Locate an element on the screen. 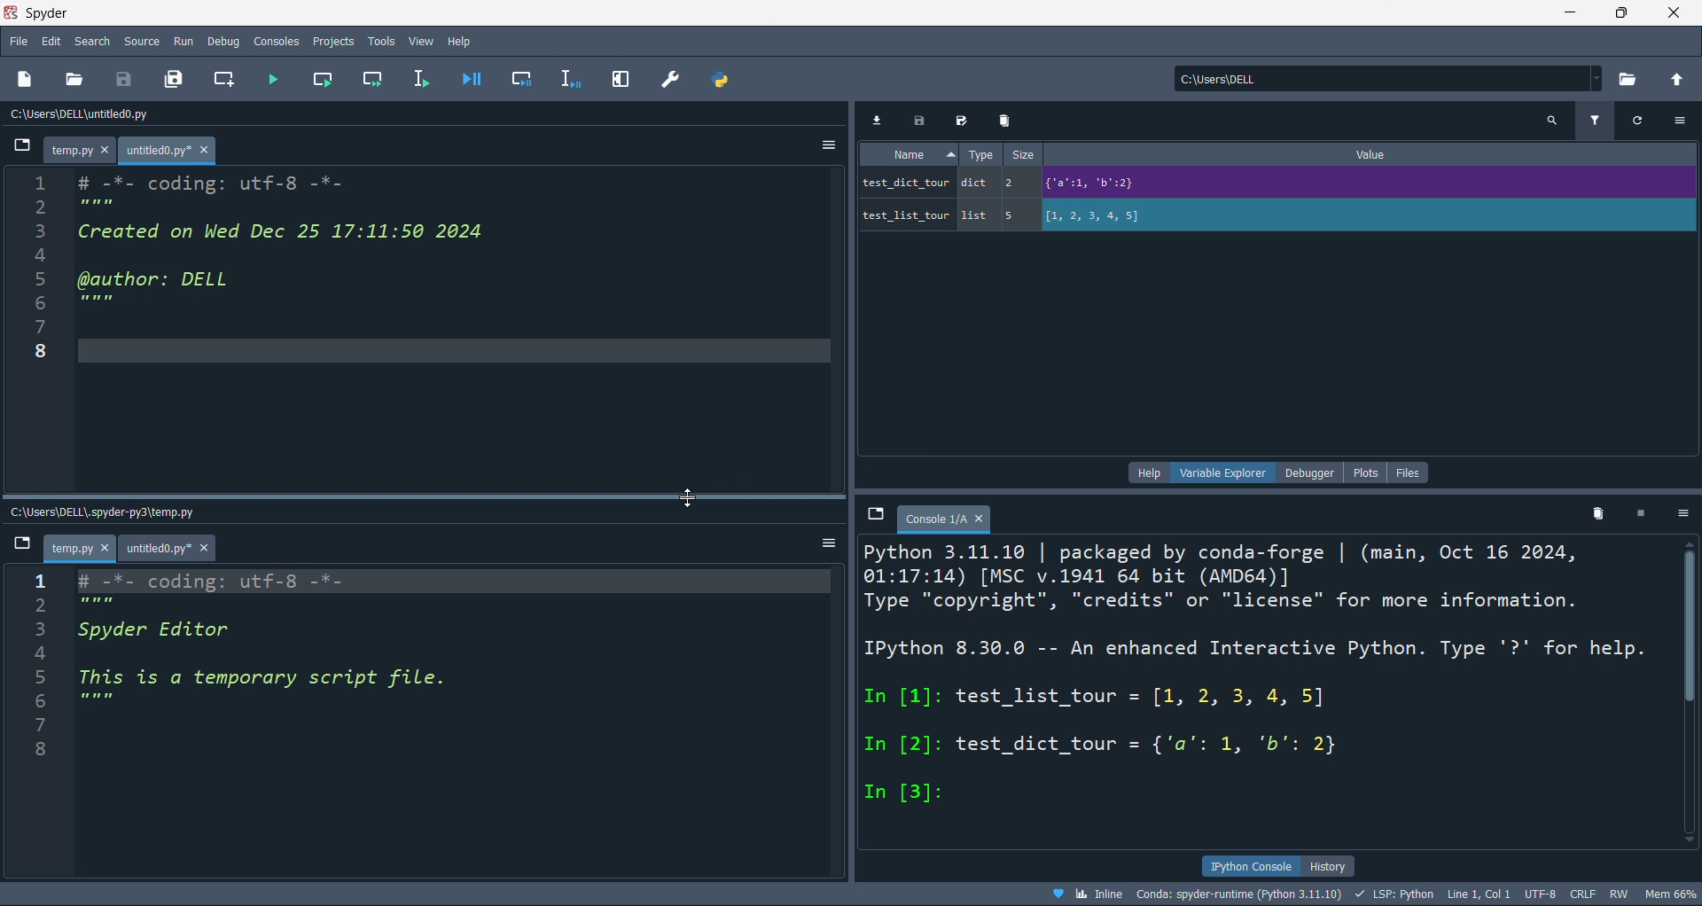  view is located at coordinates (418, 40).